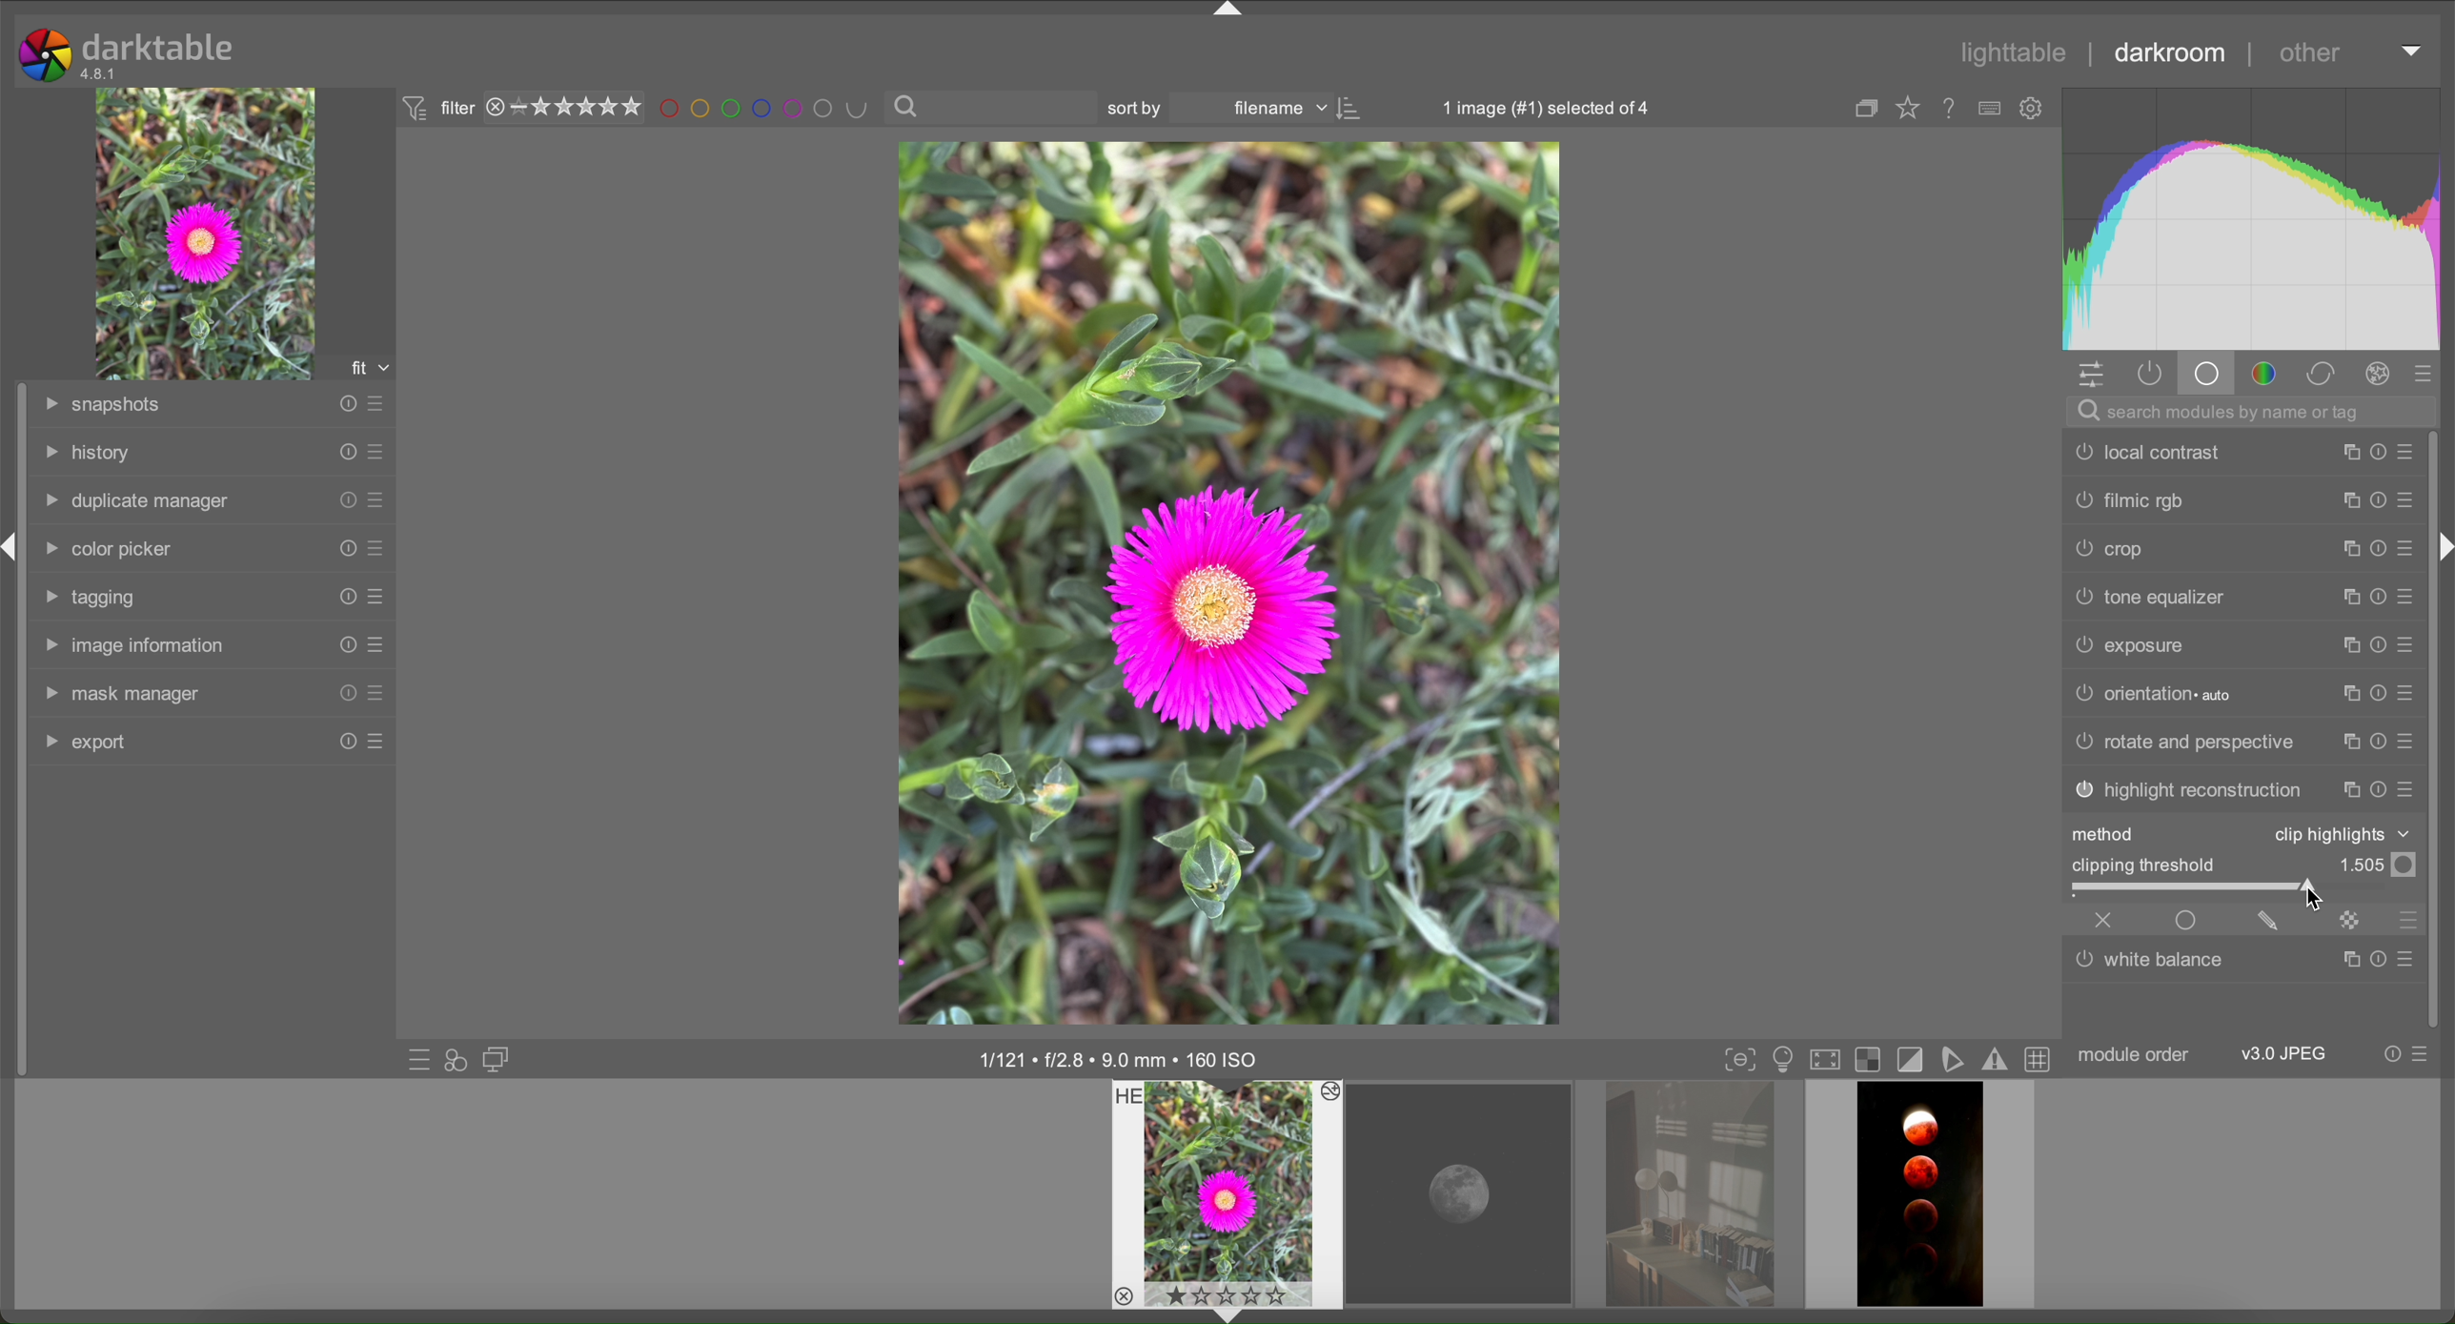 The width and height of the screenshot is (2455, 1324). Describe the element at coordinates (2154, 966) in the screenshot. I see `white balance` at that location.